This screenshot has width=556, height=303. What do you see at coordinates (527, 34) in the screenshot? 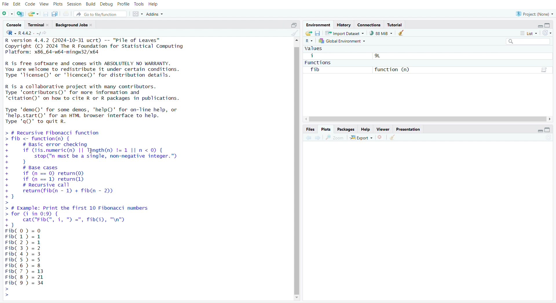
I see `list` at bounding box center [527, 34].